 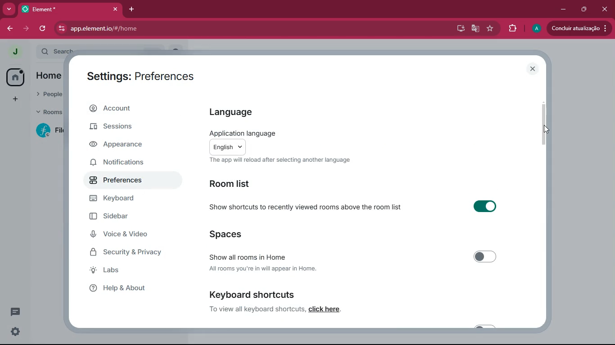 I want to click on f fil, so click(x=46, y=131).